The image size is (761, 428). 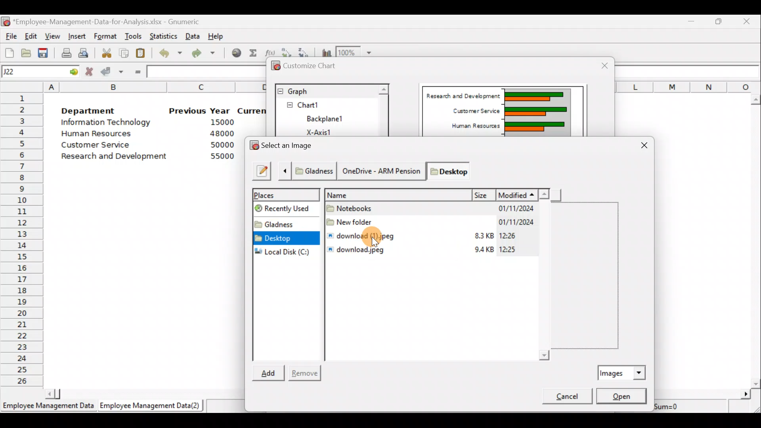 What do you see at coordinates (171, 55) in the screenshot?
I see `Undo last action` at bounding box center [171, 55].